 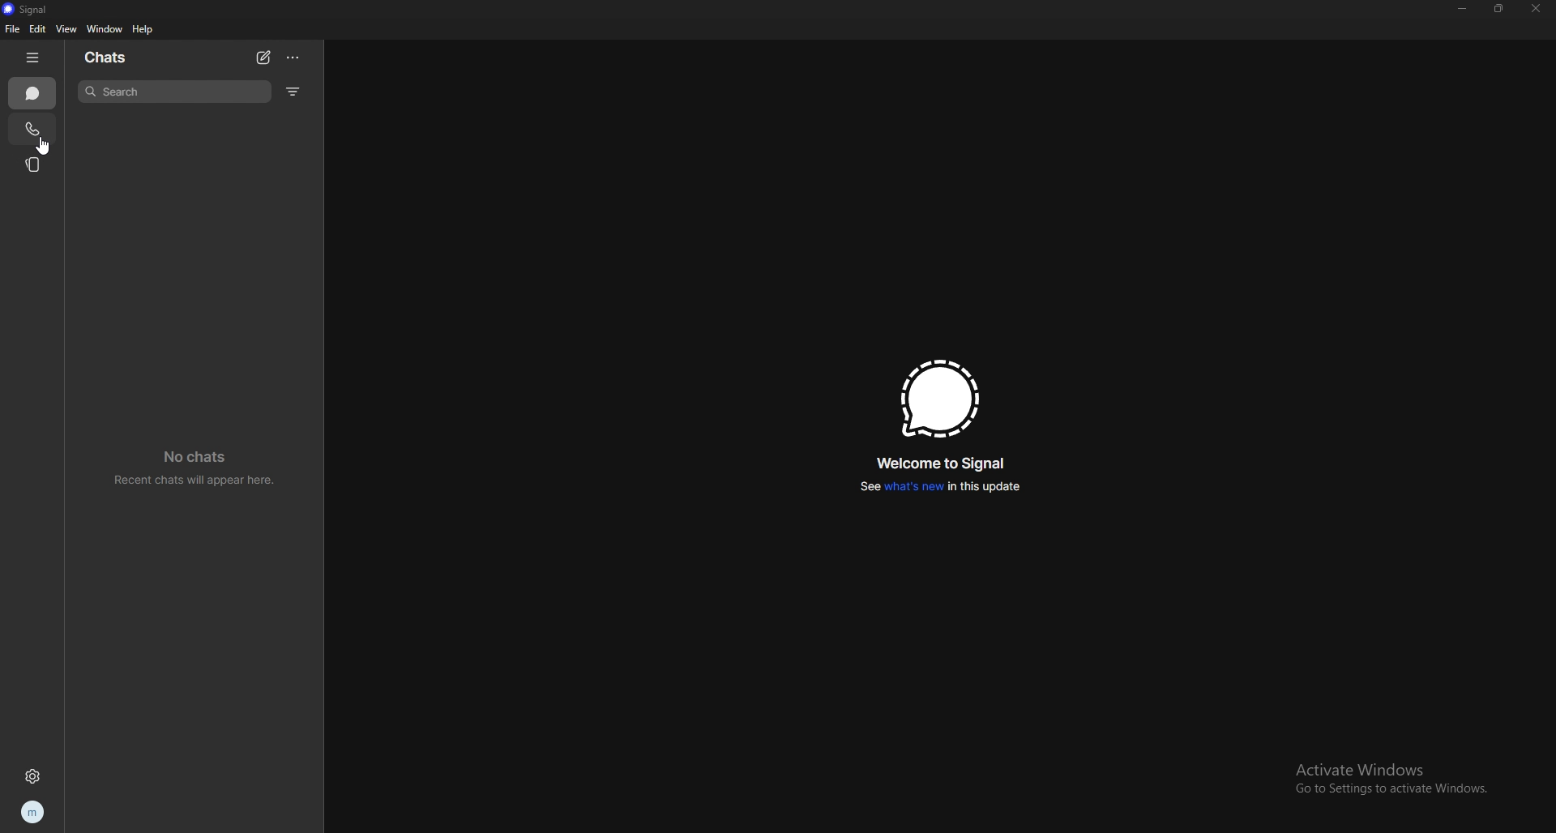 What do you see at coordinates (38, 29) in the screenshot?
I see `edit` at bounding box center [38, 29].